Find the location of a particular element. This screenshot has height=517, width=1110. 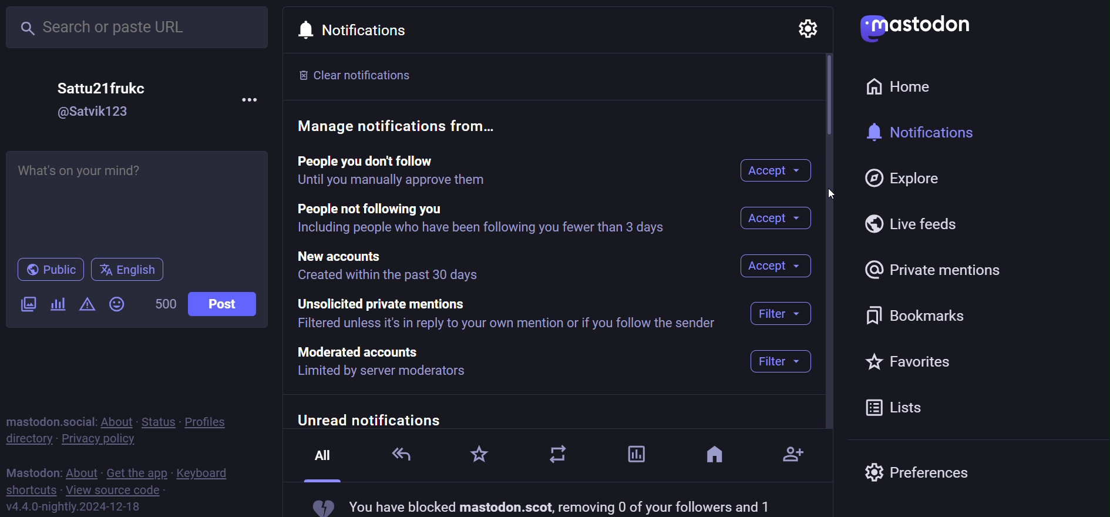

manage notification from is located at coordinates (407, 126).